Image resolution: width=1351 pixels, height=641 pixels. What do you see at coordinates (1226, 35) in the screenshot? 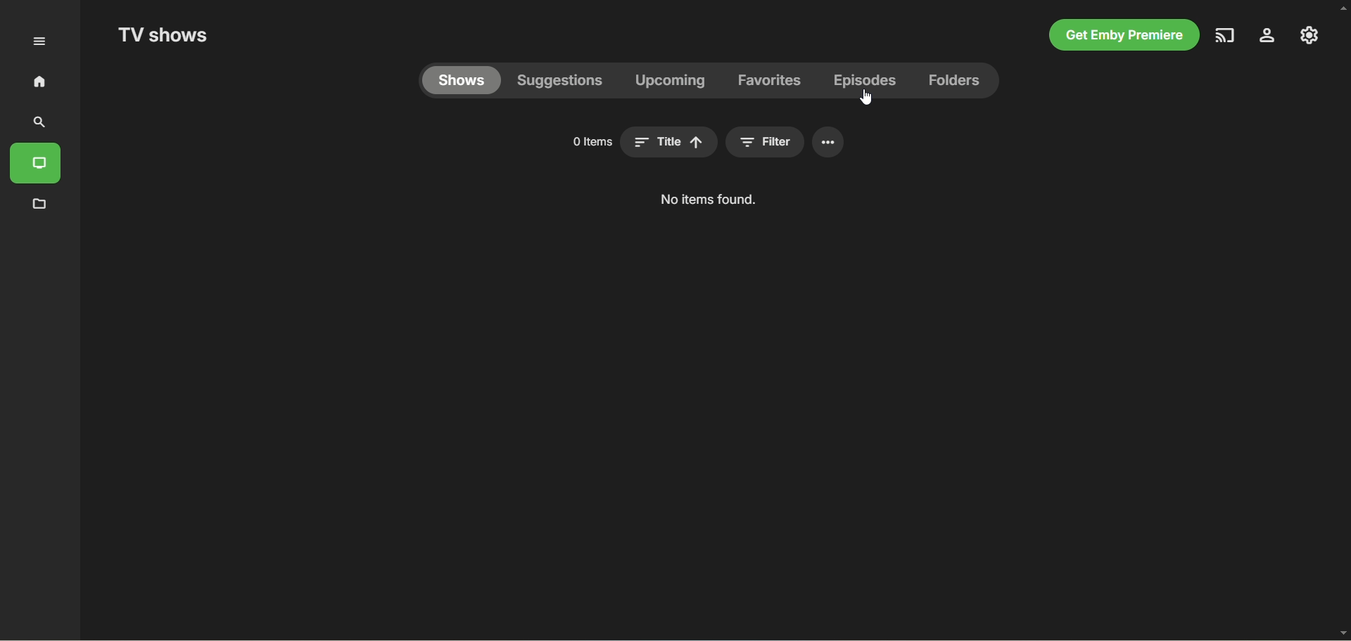
I see `play on another device` at bounding box center [1226, 35].